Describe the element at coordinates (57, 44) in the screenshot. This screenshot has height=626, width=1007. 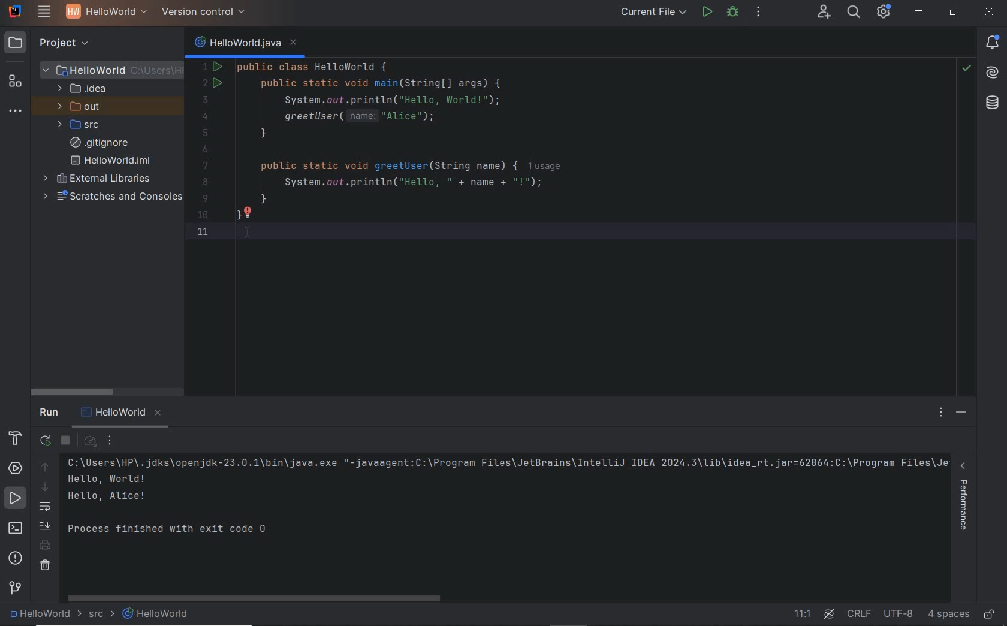
I see `project` at that location.